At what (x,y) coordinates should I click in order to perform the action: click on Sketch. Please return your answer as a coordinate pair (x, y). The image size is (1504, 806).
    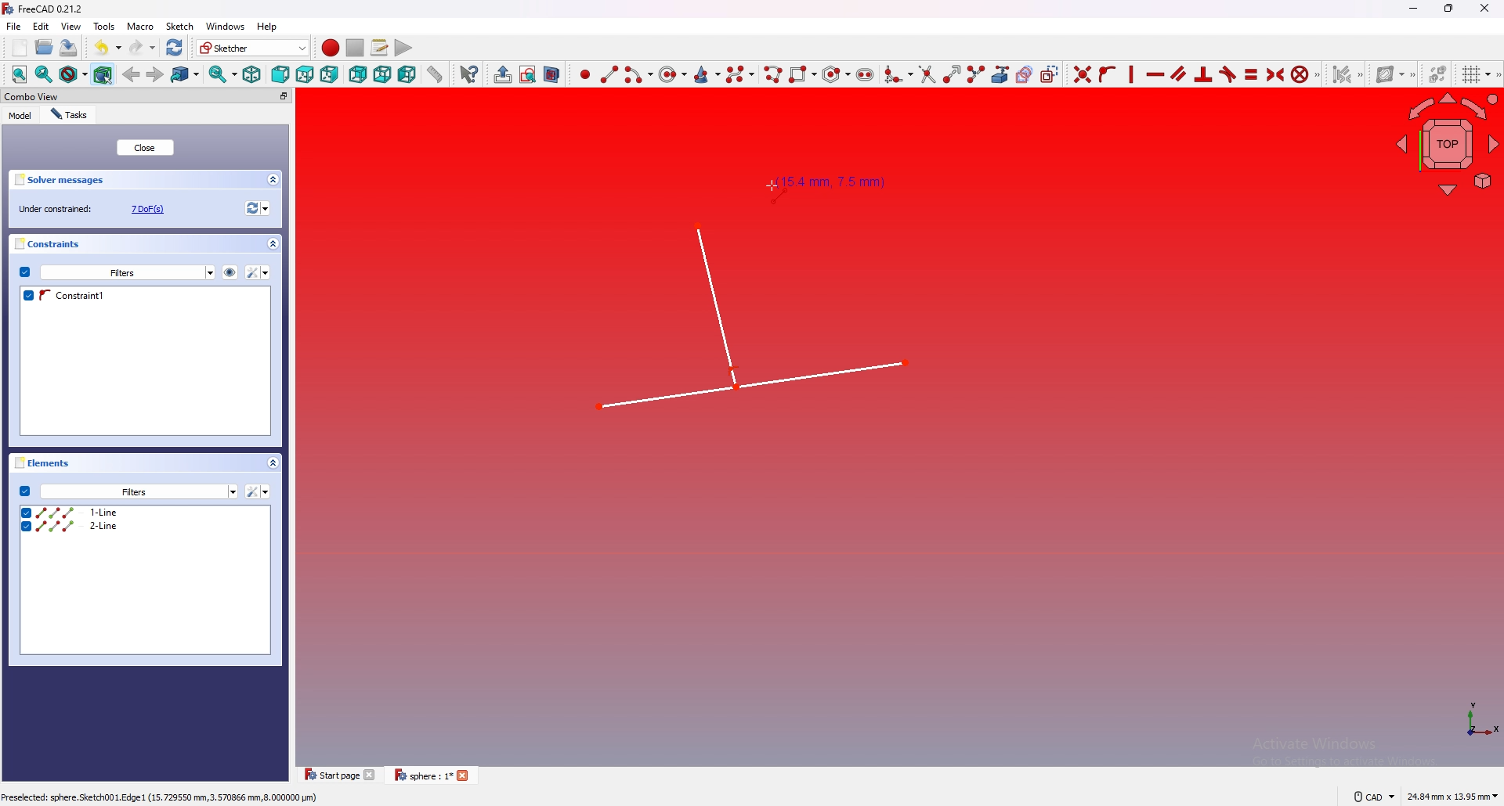
    Looking at the image, I should click on (181, 27).